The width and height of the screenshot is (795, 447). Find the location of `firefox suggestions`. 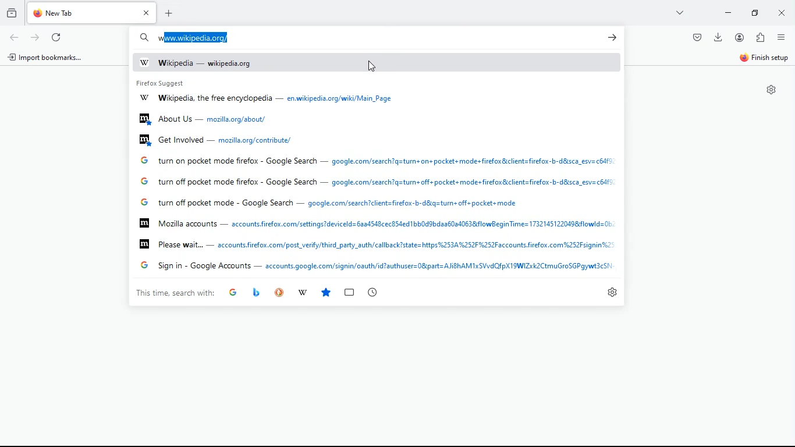

firefox suggestions is located at coordinates (375, 244).